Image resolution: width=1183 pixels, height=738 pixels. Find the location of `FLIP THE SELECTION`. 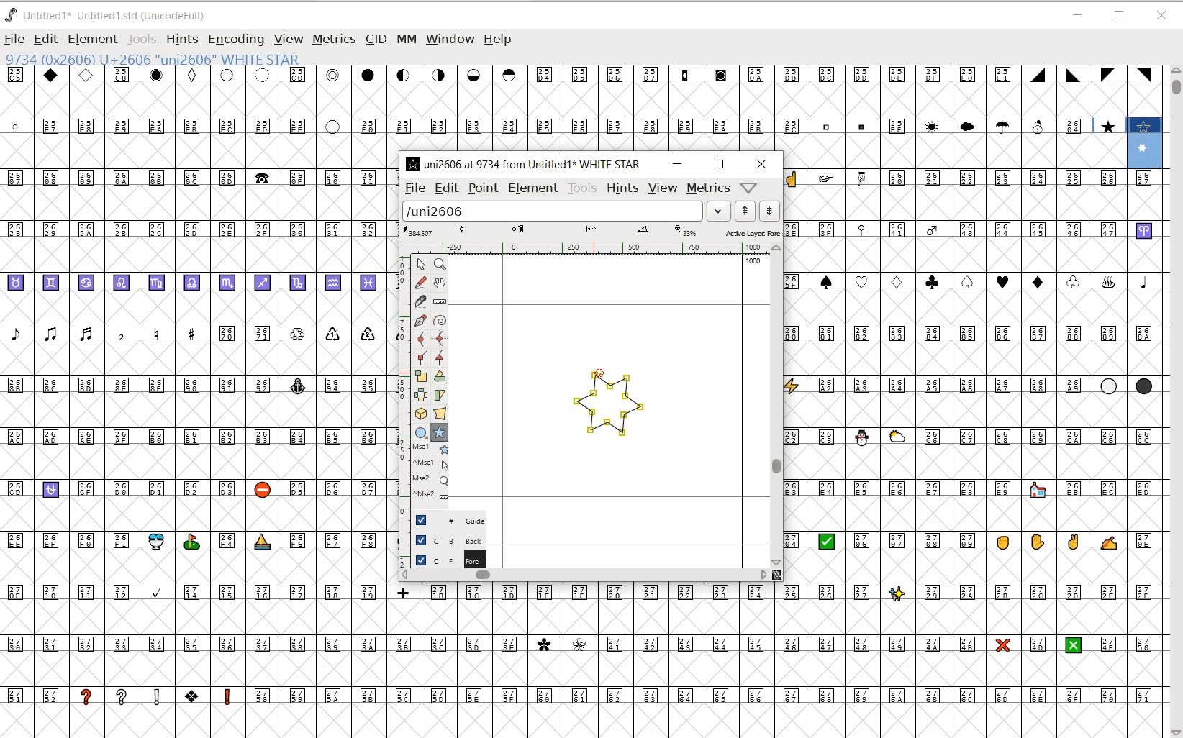

FLIP THE SELECTION is located at coordinates (422, 396).